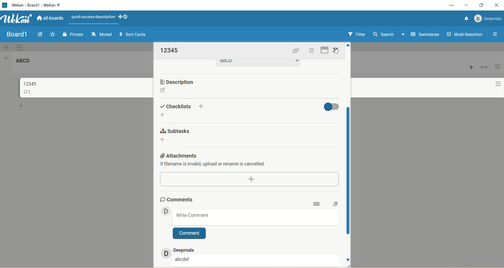 This screenshot has width=504, height=268. Describe the element at coordinates (317, 203) in the screenshot. I see `markdown` at that location.